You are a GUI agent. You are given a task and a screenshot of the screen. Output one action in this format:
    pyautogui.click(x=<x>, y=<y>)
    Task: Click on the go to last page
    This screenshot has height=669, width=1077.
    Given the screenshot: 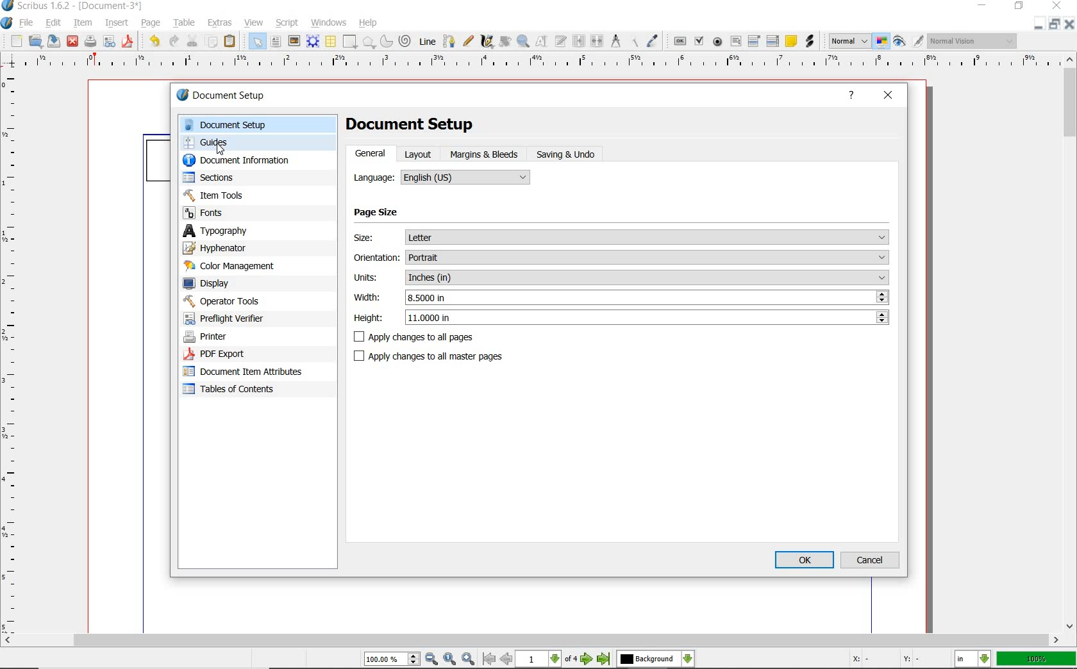 What is the action you would take?
    pyautogui.click(x=604, y=659)
    